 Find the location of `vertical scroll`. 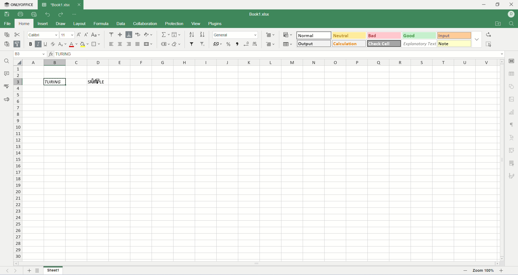

vertical scroll is located at coordinates (502, 160).